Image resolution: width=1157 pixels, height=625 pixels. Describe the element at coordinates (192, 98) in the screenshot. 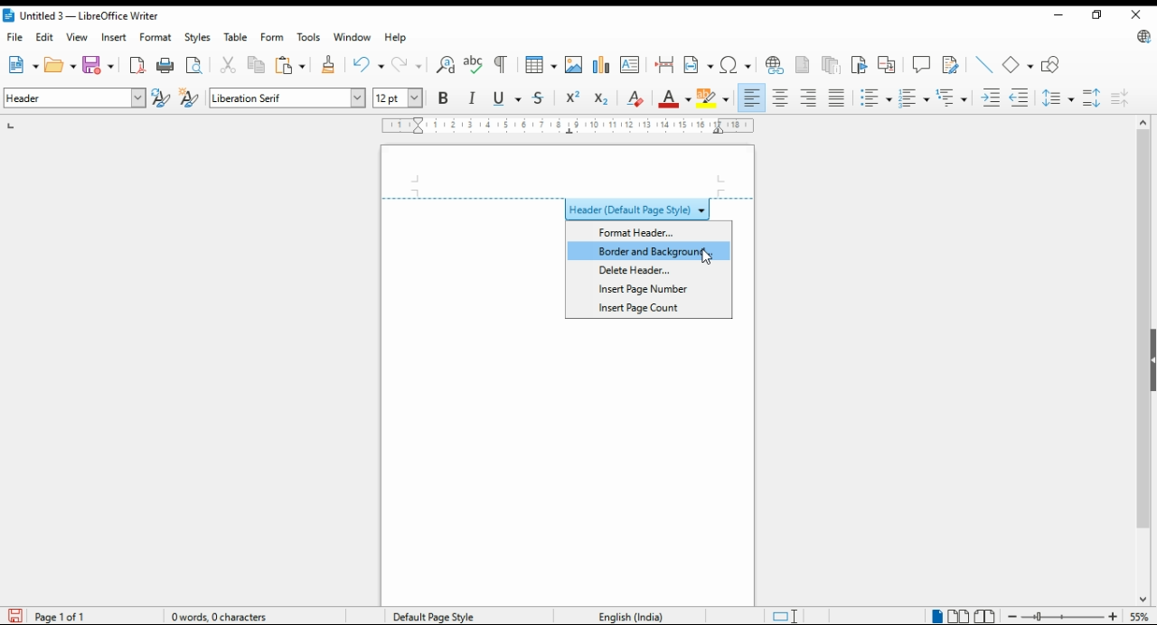

I see `new style from selection` at that location.